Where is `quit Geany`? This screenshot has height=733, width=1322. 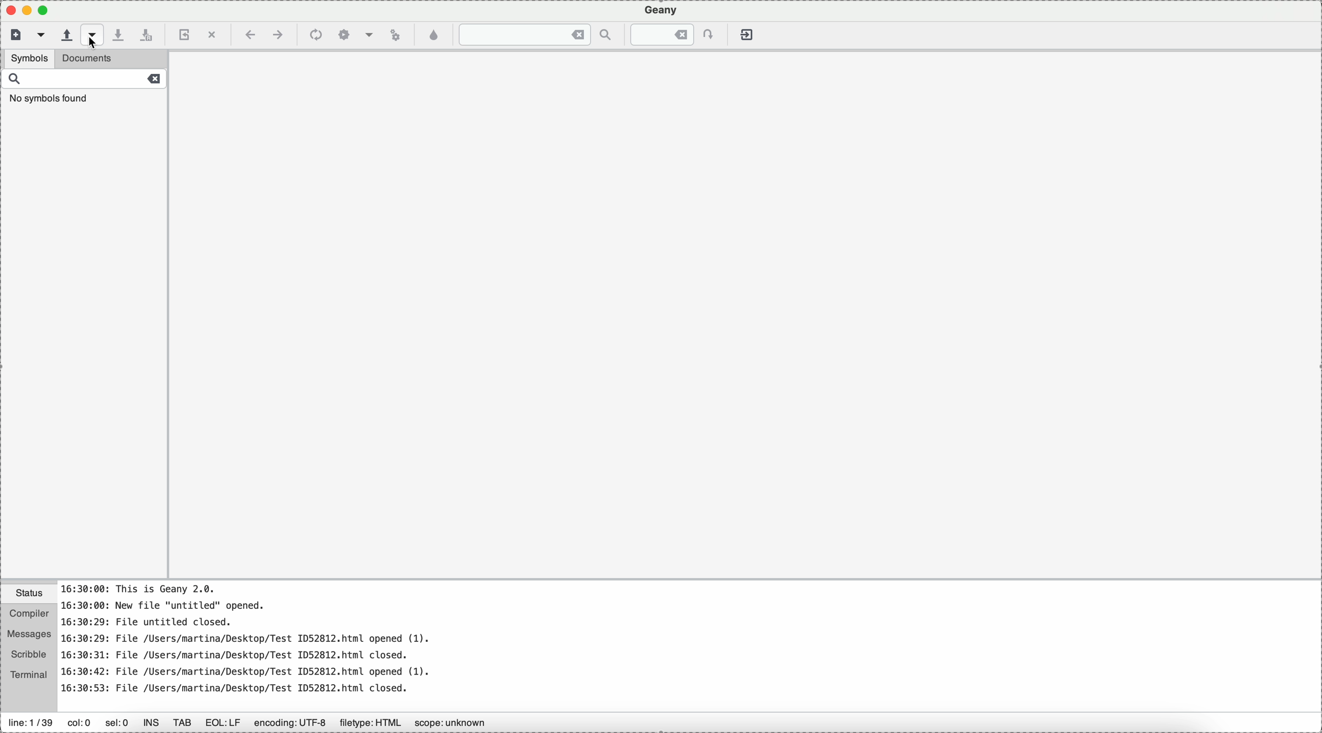
quit Geany is located at coordinates (746, 33).